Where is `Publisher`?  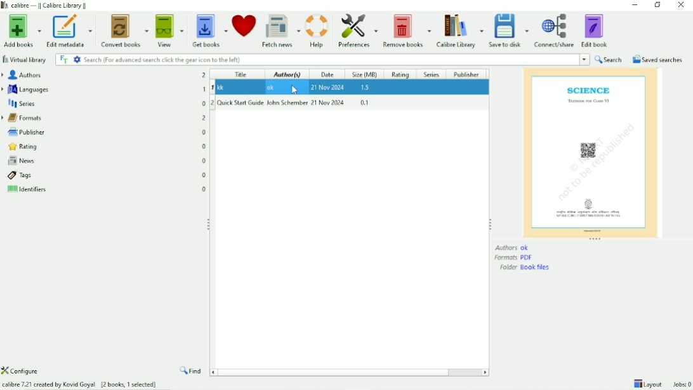
Publisher is located at coordinates (466, 74).